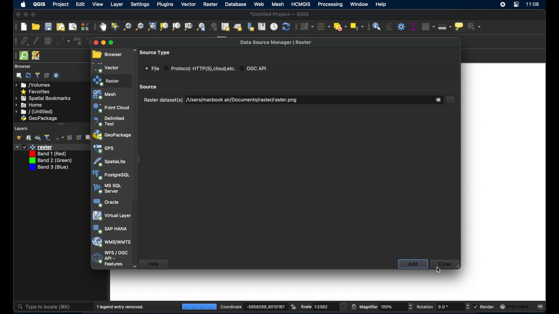 The width and height of the screenshot is (559, 314). What do you see at coordinates (226, 27) in the screenshot?
I see `new map view` at bounding box center [226, 27].